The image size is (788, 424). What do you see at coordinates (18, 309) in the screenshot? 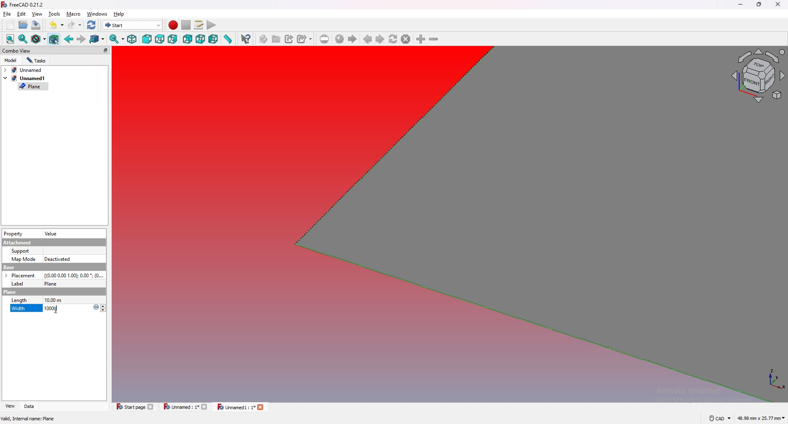
I see `width` at bounding box center [18, 309].